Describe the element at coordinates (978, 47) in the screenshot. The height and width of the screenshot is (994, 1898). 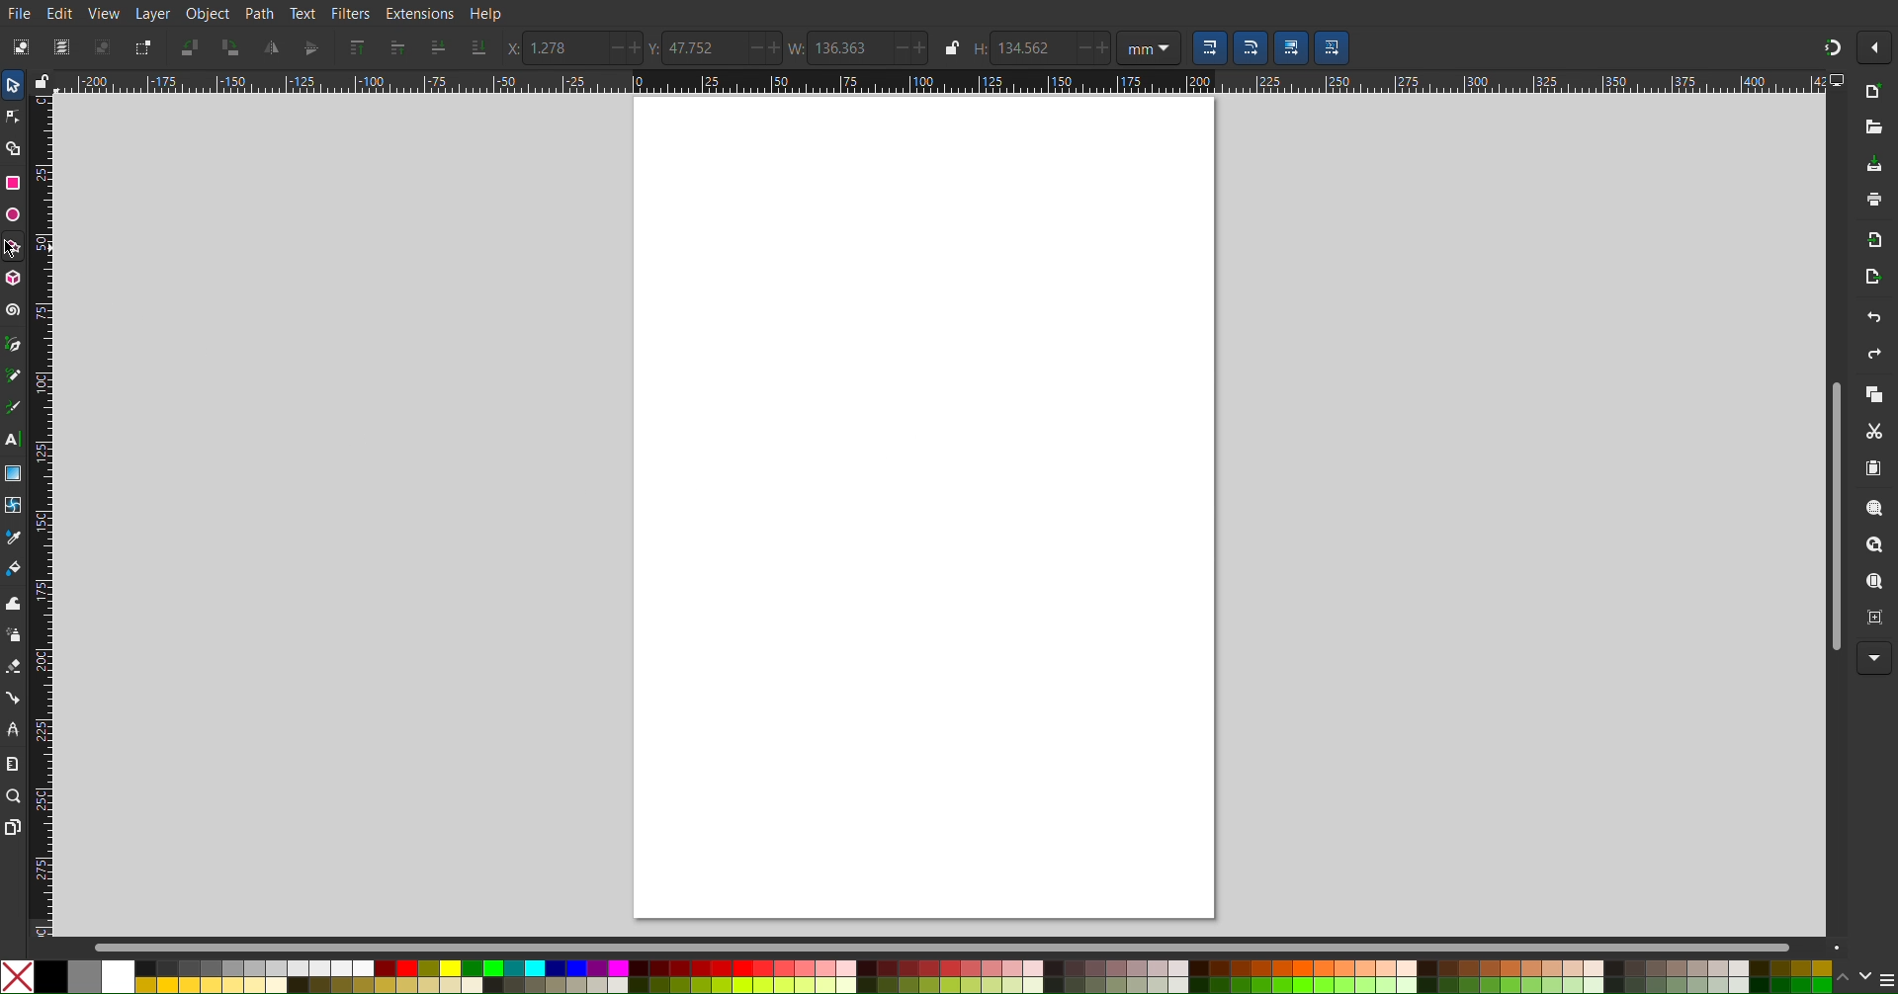
I see `Height` at that location.